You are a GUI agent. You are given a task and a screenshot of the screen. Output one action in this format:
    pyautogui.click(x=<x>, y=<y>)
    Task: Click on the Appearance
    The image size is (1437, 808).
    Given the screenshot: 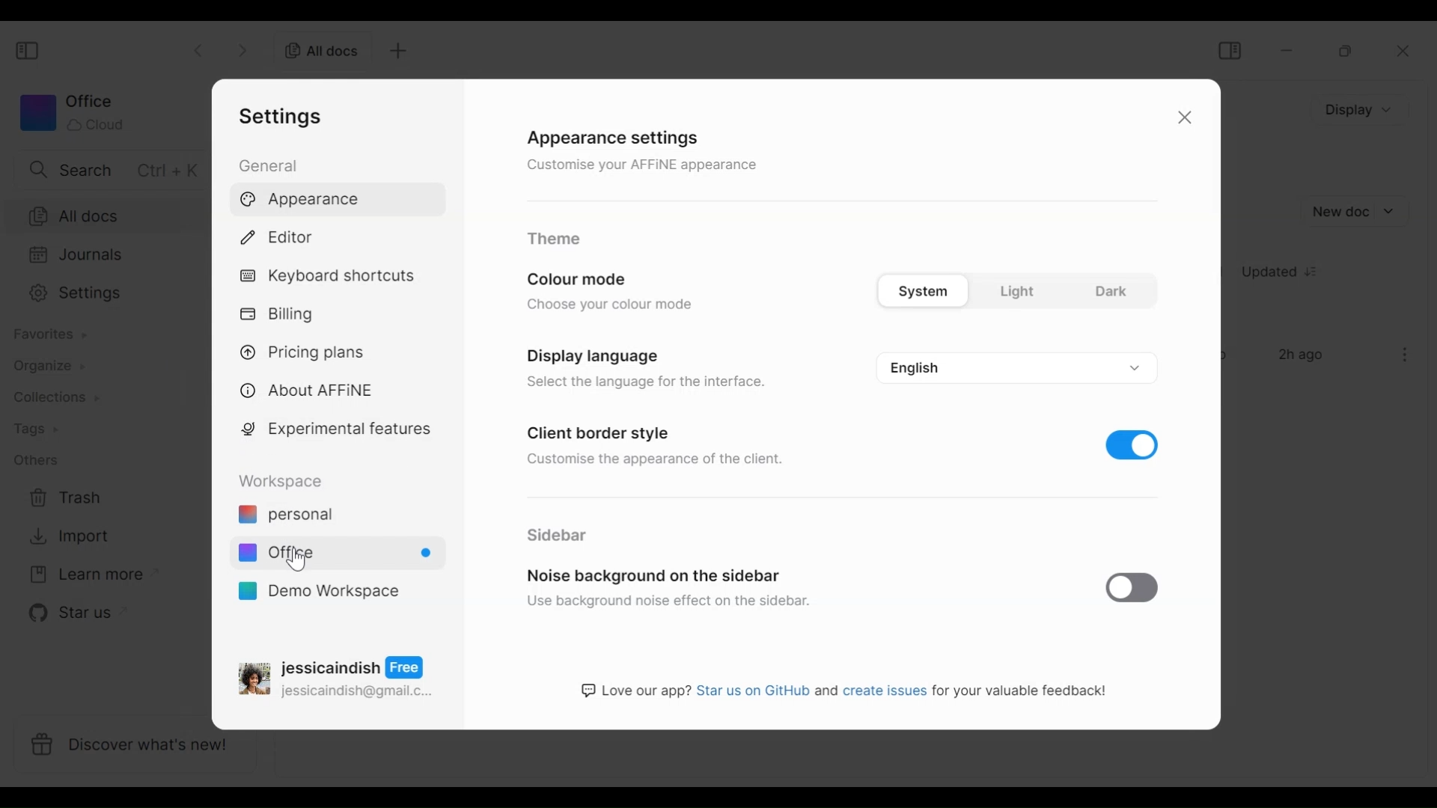 What is the action you would take?
    pyautogui.click(x=305, y=201)
    